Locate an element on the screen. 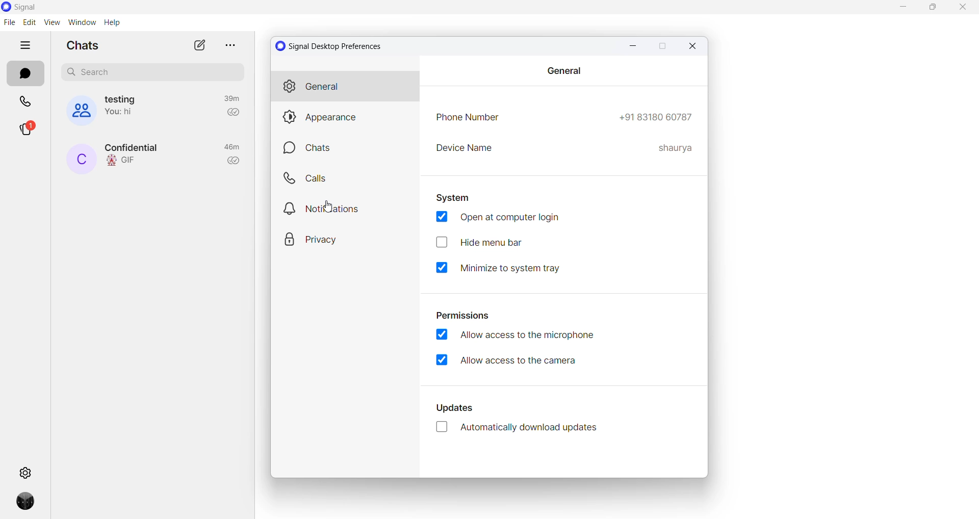 This screenshot has width=979, height=519. general heading is located at coordinates (564, 70).